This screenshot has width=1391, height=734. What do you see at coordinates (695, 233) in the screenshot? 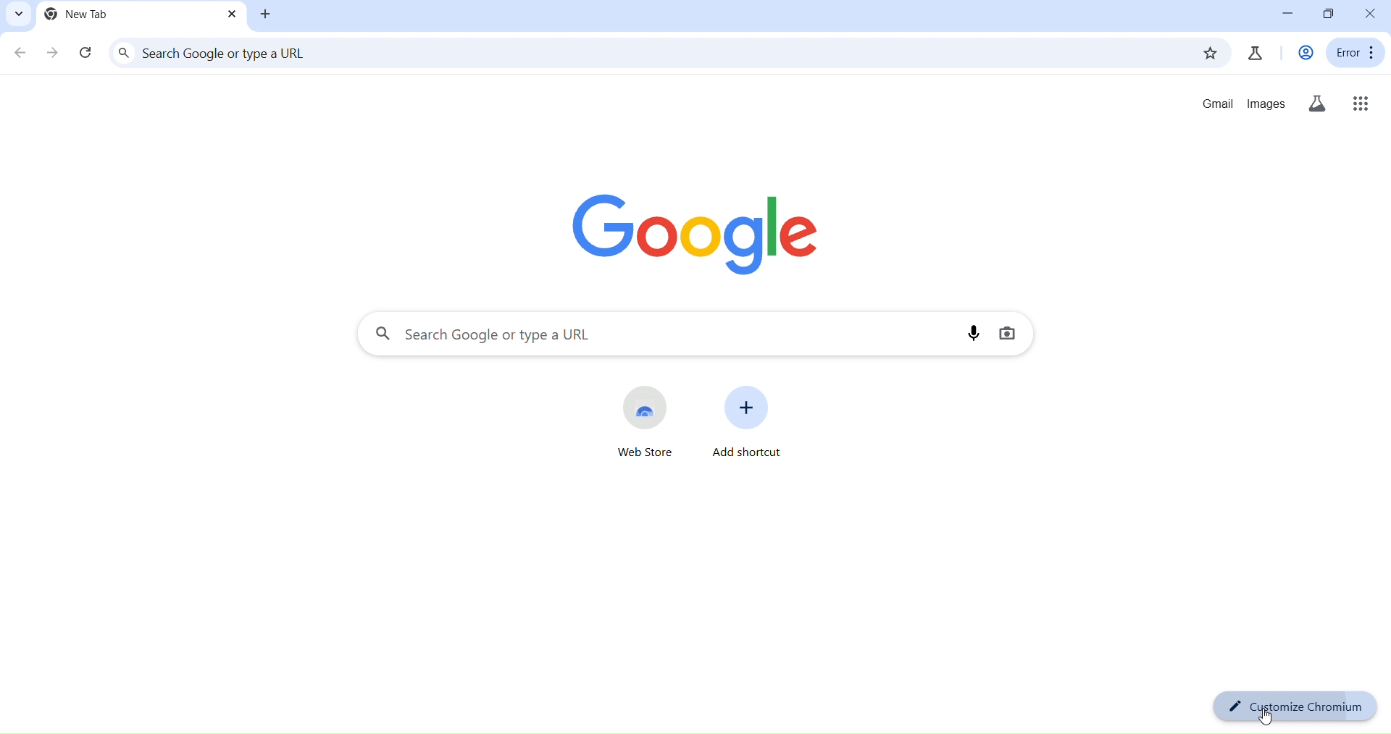
I see `image` at bounding box center [695, 233].